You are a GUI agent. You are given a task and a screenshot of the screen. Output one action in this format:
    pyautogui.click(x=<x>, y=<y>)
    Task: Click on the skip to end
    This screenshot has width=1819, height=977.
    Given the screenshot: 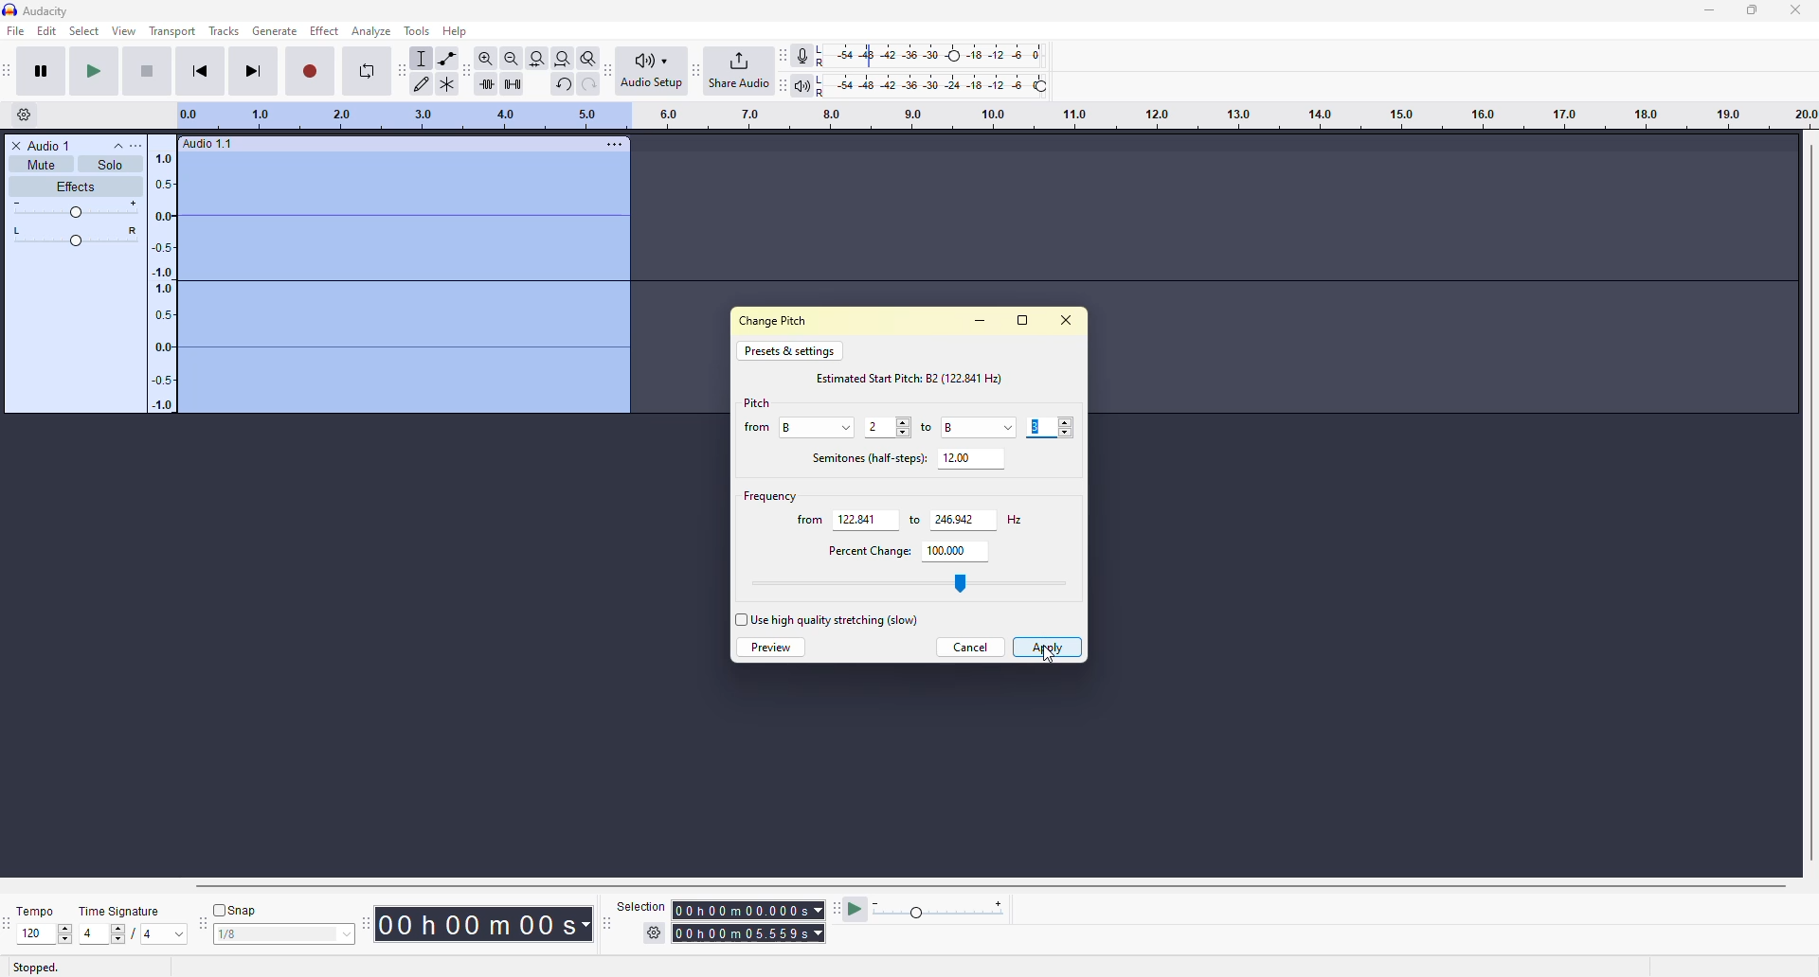 What is the action you would take?
    pyautogui.click(x=255, y=70)
    